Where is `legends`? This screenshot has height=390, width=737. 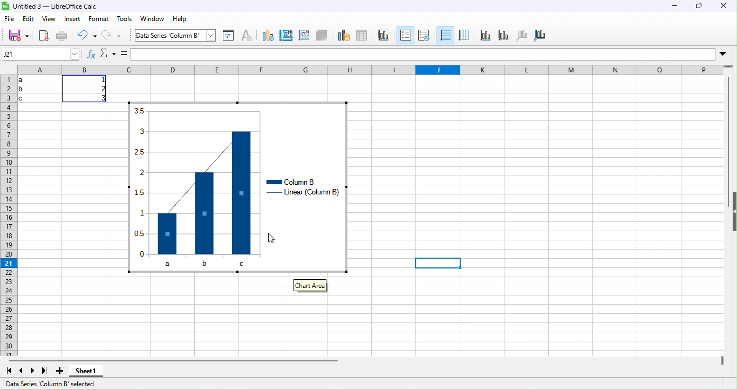
legends is located at coordinates (424, 35).